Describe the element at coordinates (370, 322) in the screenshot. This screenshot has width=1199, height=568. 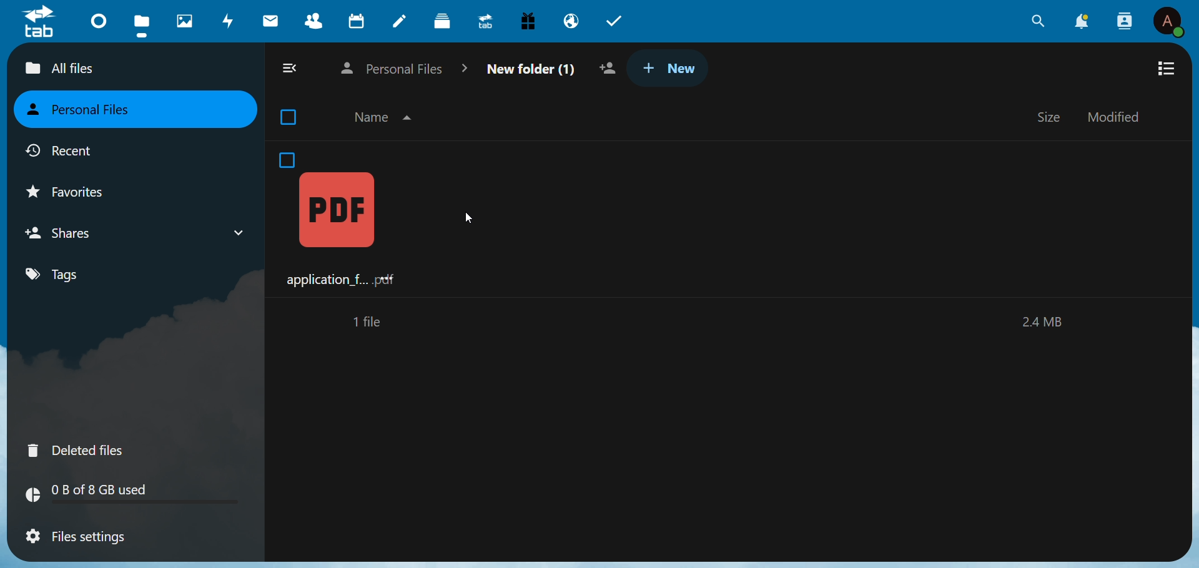
I see `1 file` at that location.